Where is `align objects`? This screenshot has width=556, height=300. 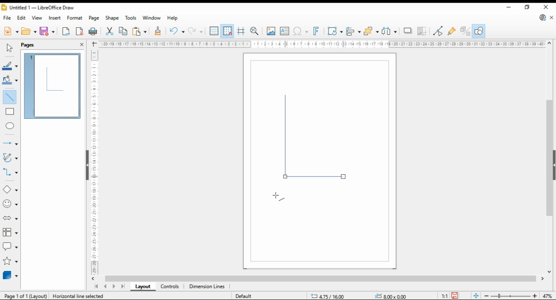 align objects is located at coordinates (354, 31).